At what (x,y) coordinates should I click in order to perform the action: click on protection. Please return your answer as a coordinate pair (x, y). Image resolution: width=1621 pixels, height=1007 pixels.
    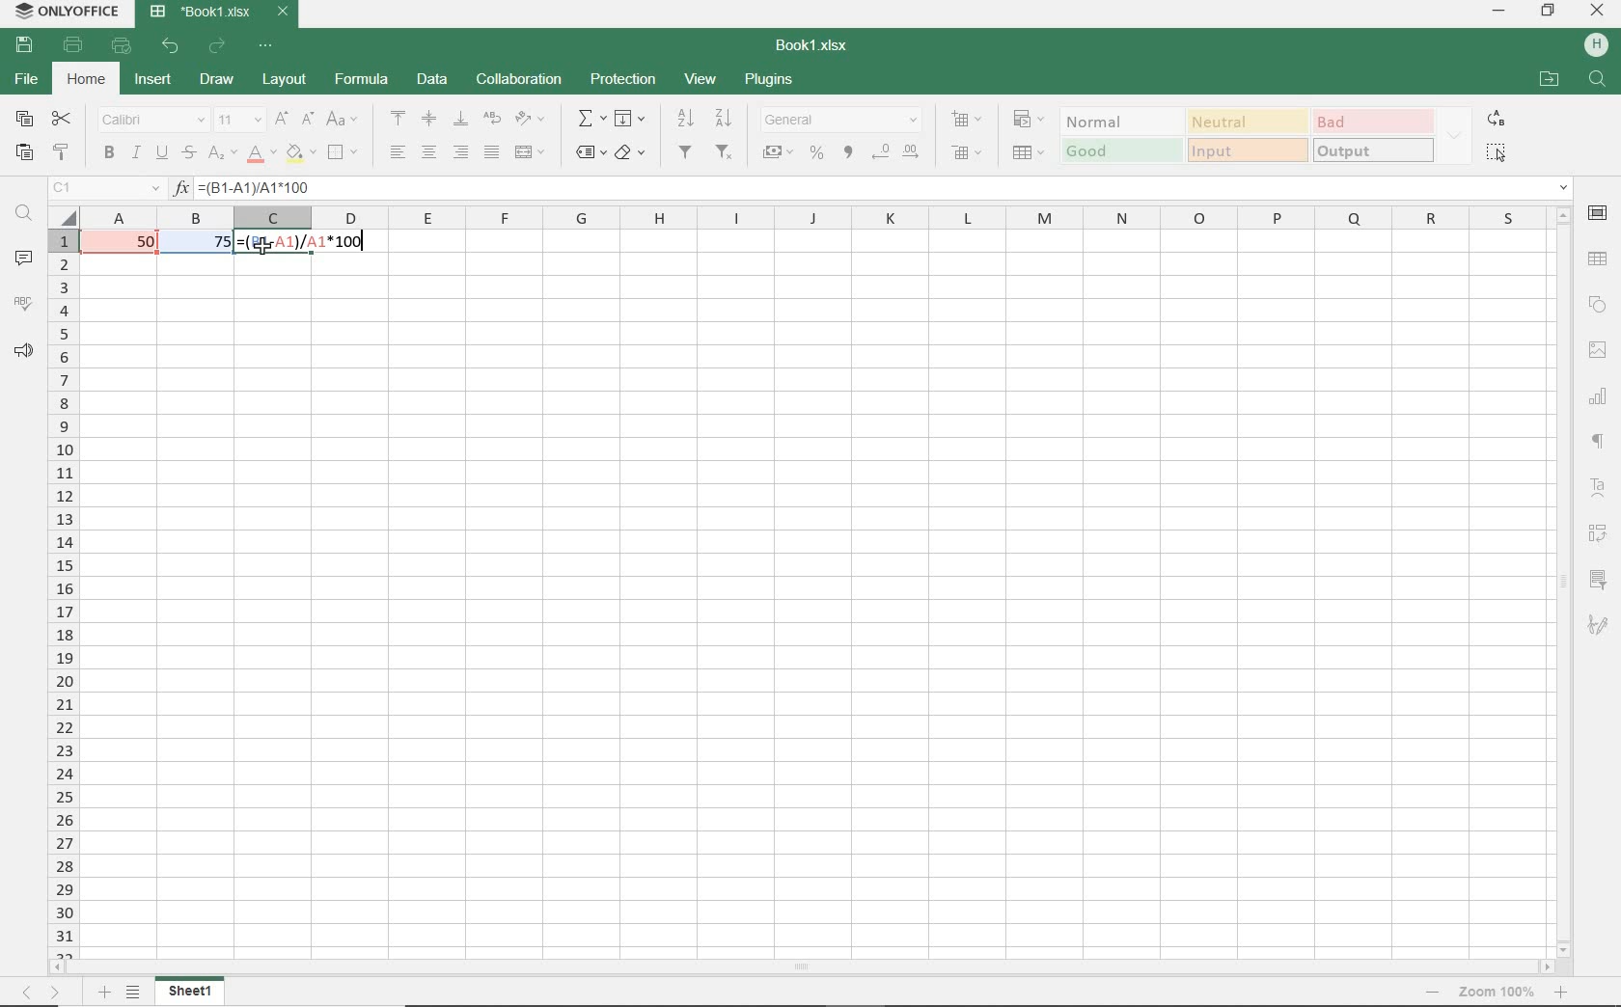
    Looking at the image, I should click on (623, 81).